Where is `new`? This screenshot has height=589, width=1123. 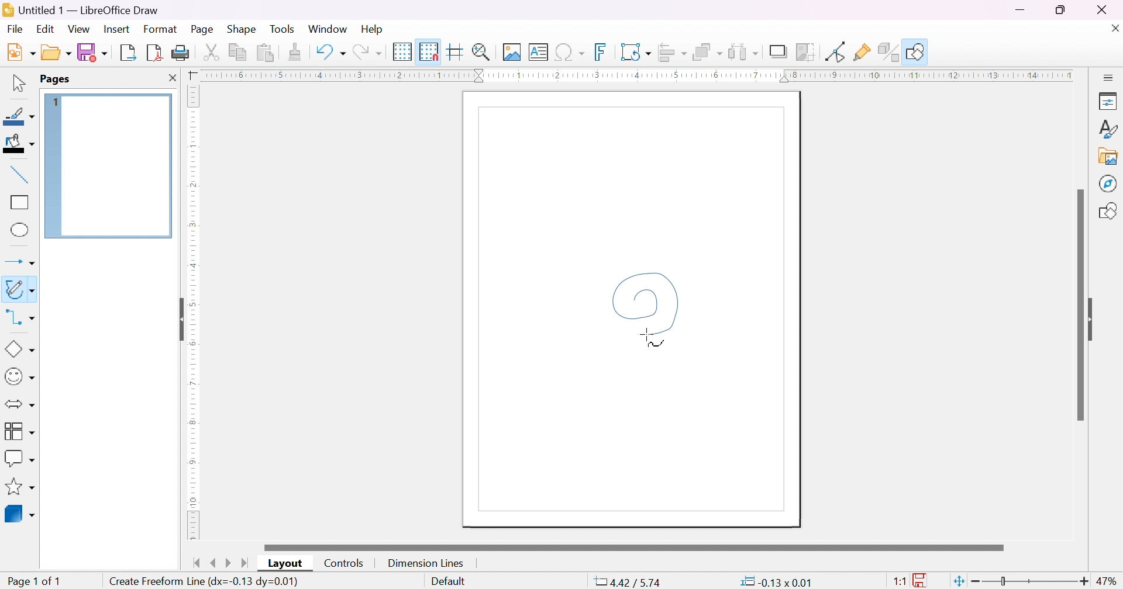 new is located at coordinates (20, 52).